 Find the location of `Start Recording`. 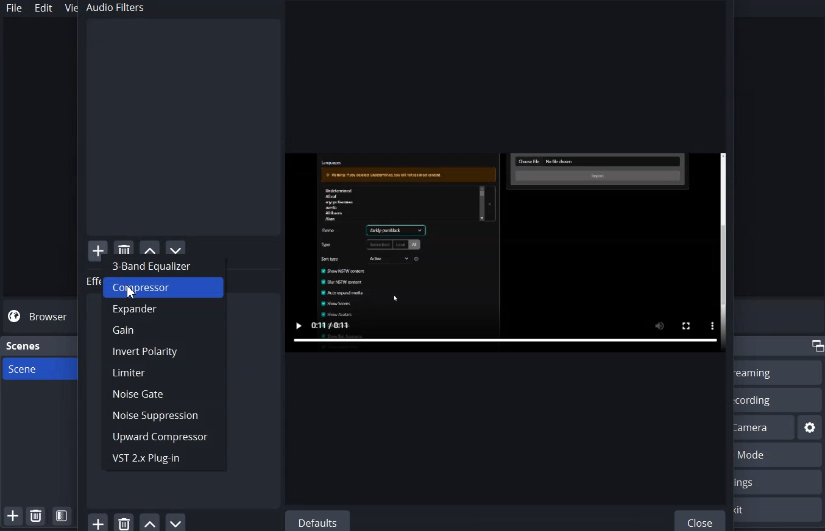

Start Recording is located at coordinates (777, 399).